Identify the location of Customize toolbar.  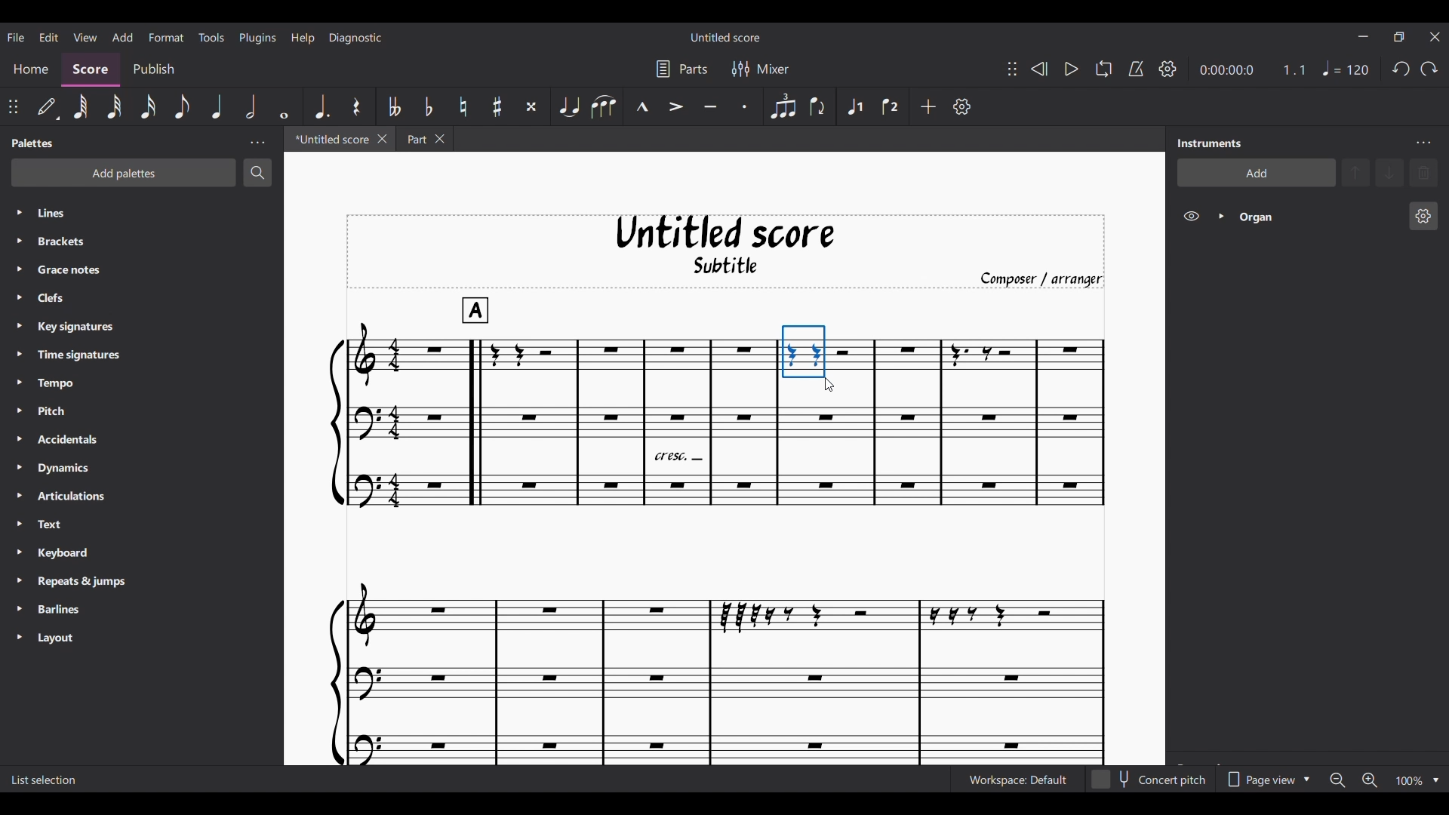
(961, 106).